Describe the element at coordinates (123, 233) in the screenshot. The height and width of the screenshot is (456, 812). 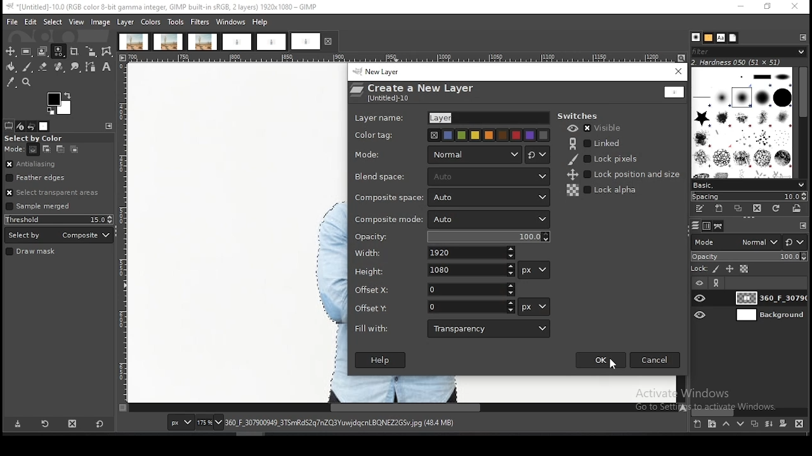
I see `scale` at that location.